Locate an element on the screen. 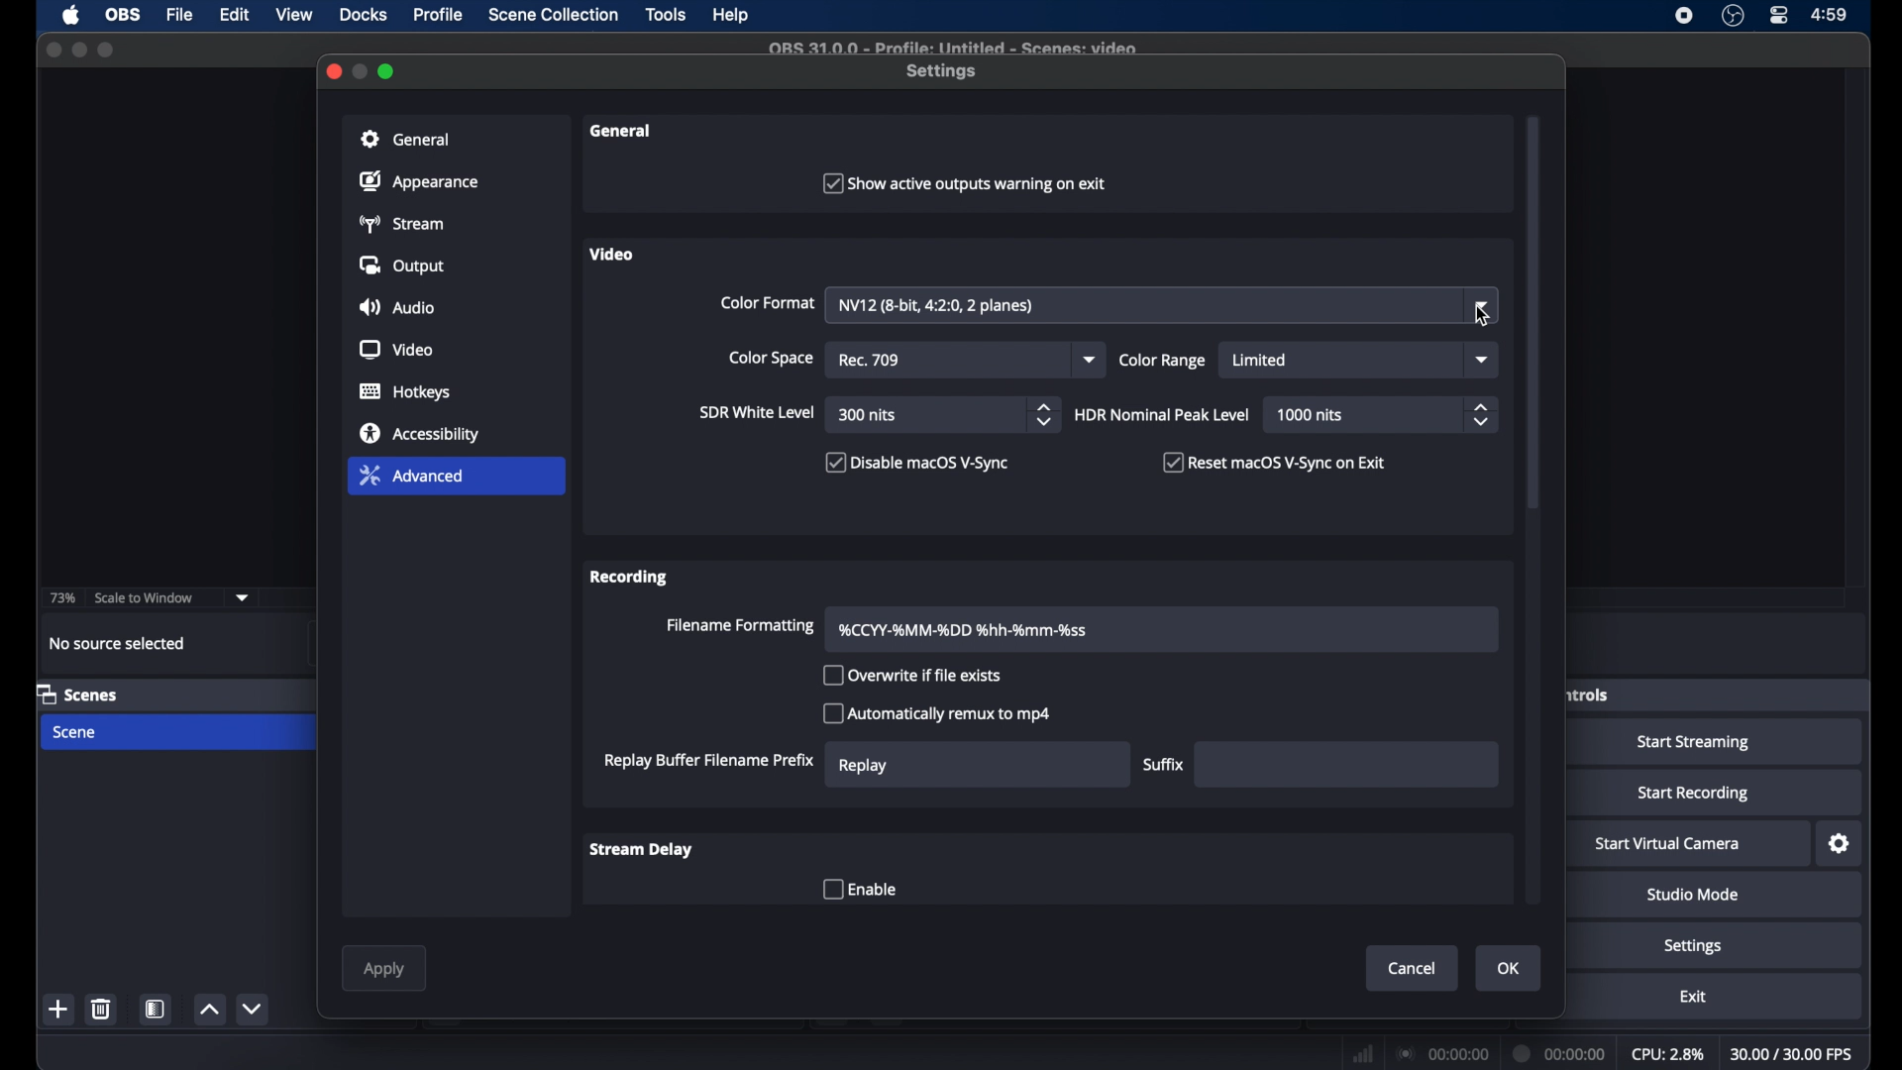 This screenshot has height=1070, width=1902. 300 nits is located at coordinates (868, 415).